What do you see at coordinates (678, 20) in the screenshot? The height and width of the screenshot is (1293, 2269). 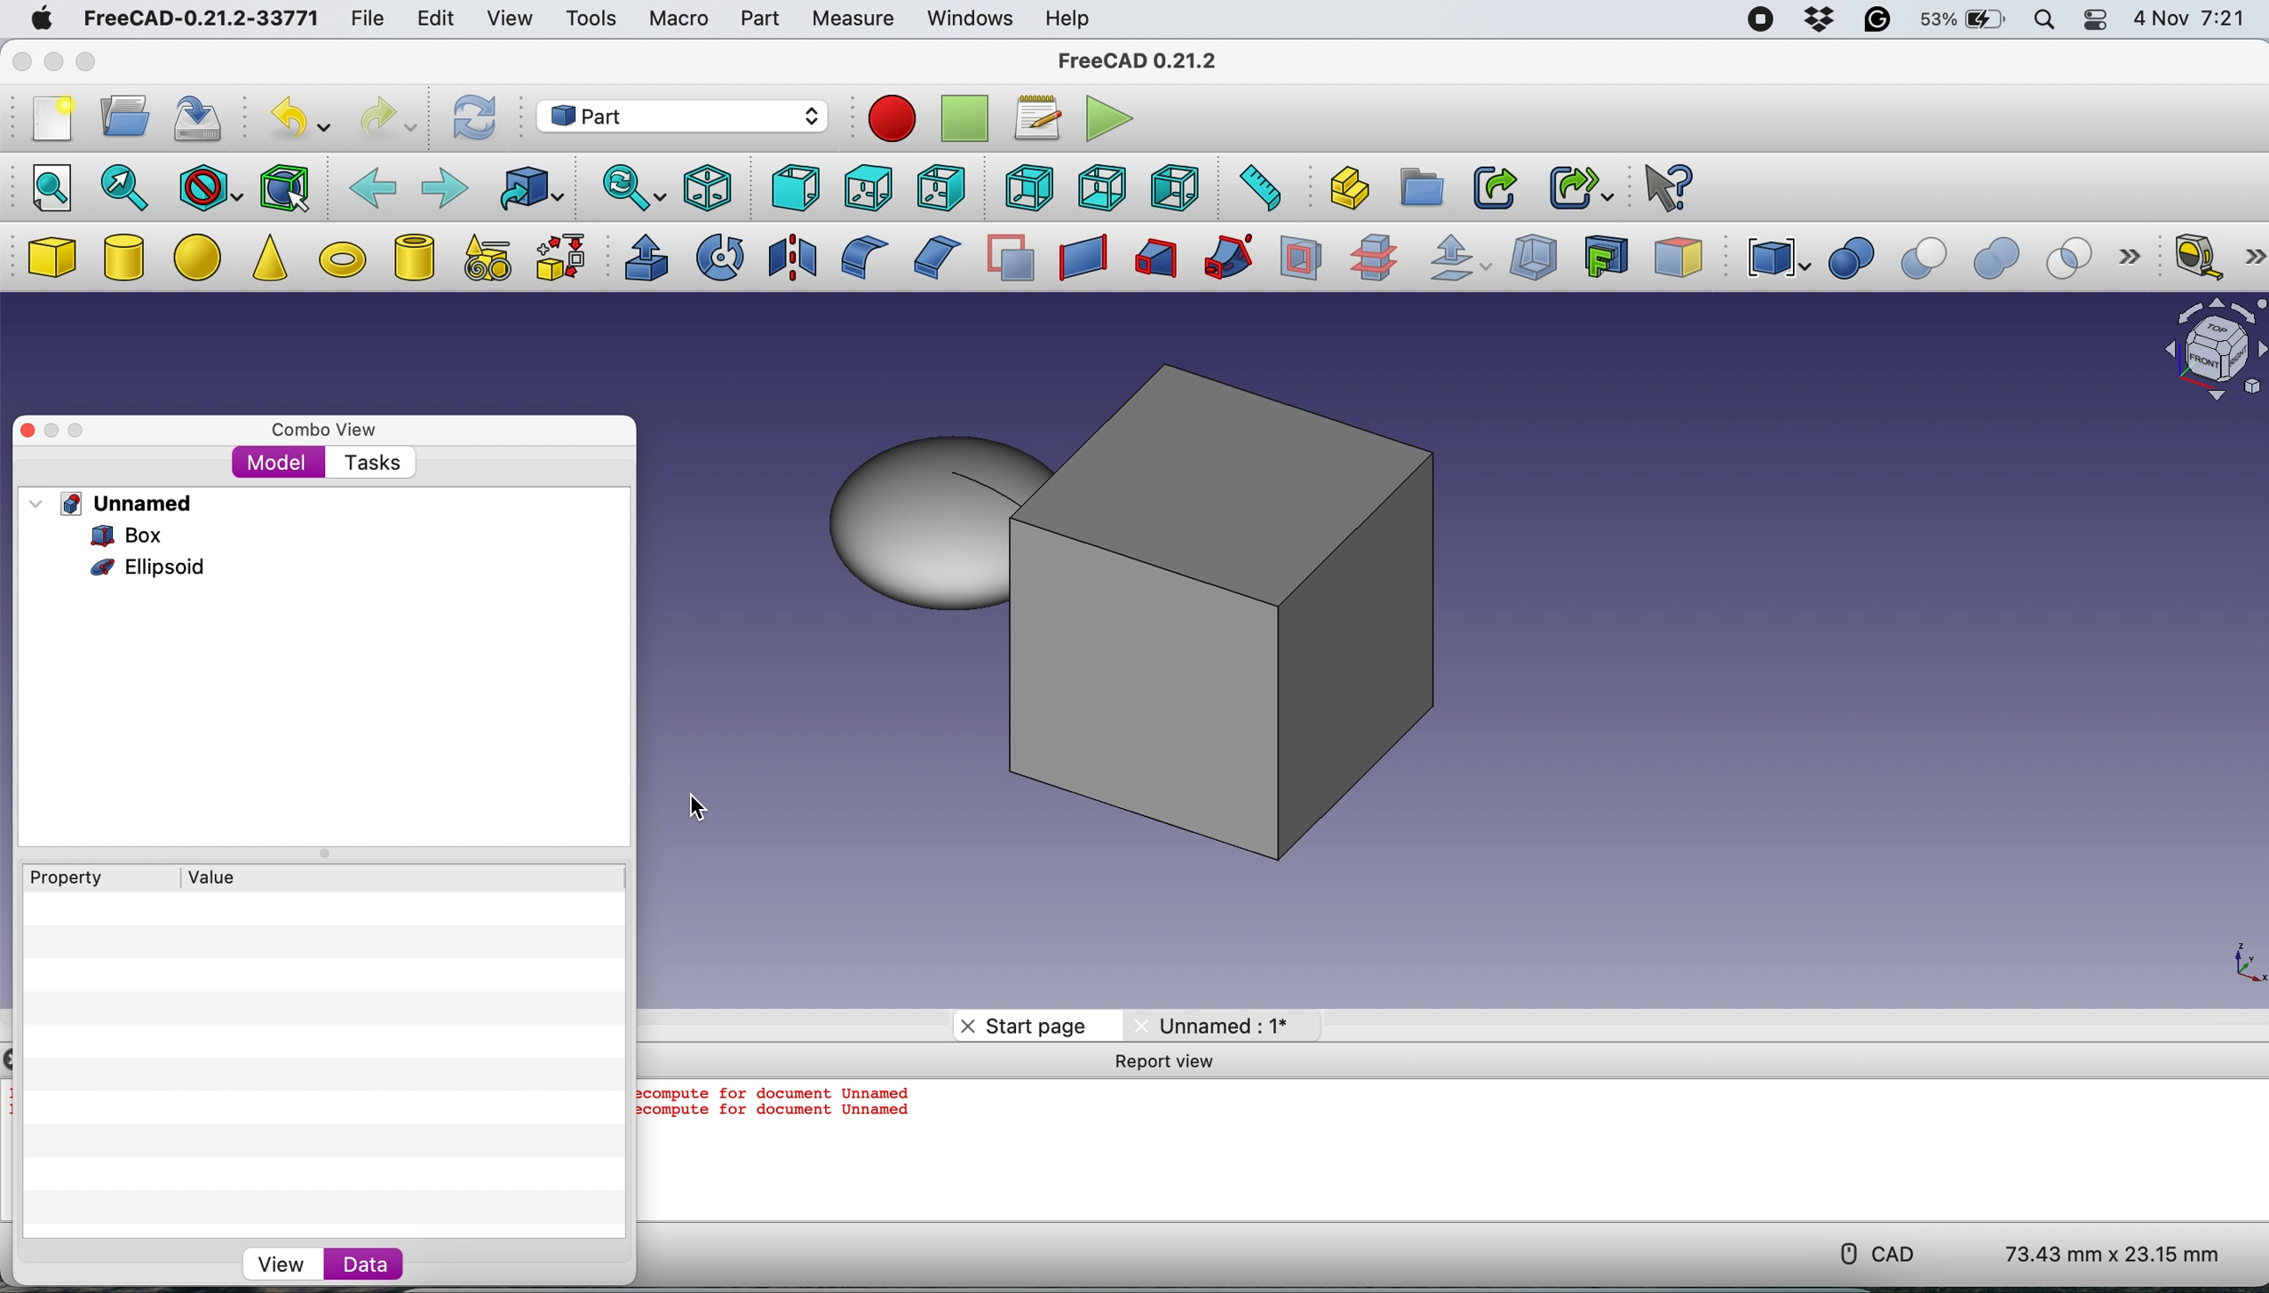 I see `macro` at bounding box center [678, 20].